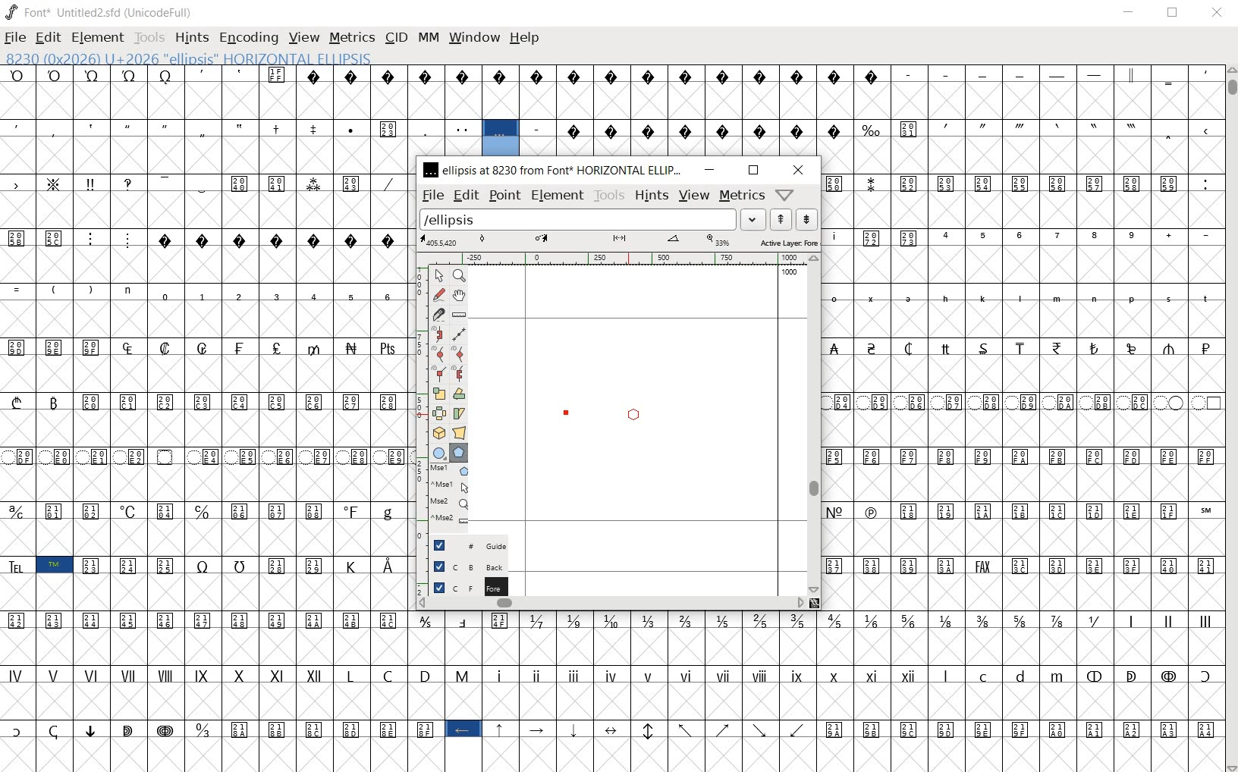 Image resolution: width=1238 pixels, height=772 pixels. I want to click on measure a distance, angle between points, so click(459, 313).